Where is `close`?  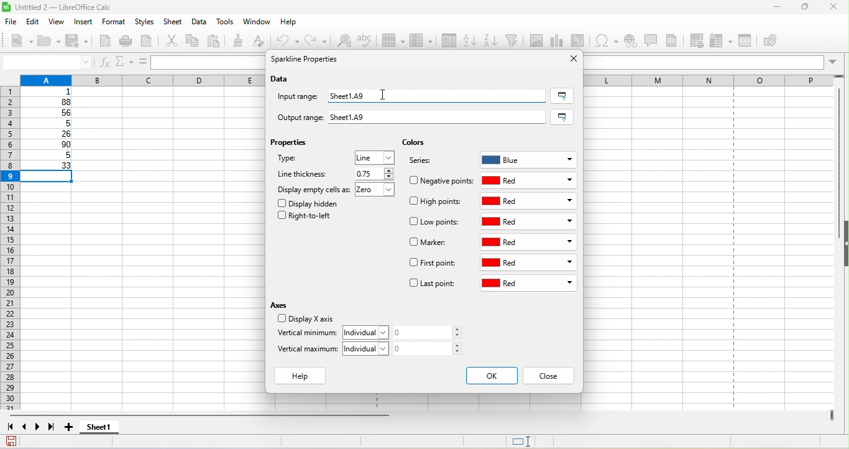
close is located at coordinates (834, 8).